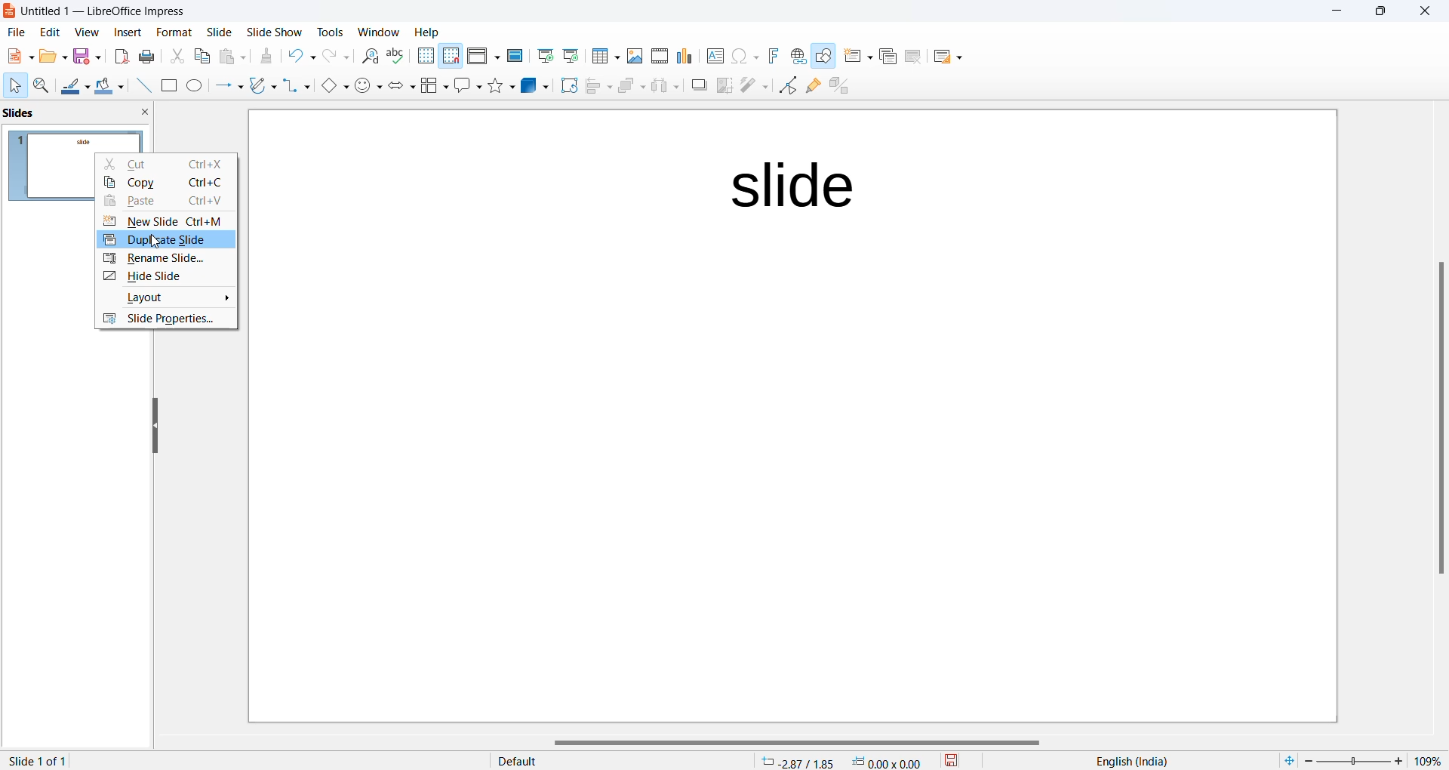 The image size is (1449, 770). Describe the element at coordinates (722, 86) in the screenshot. I see `crop image` at that location.